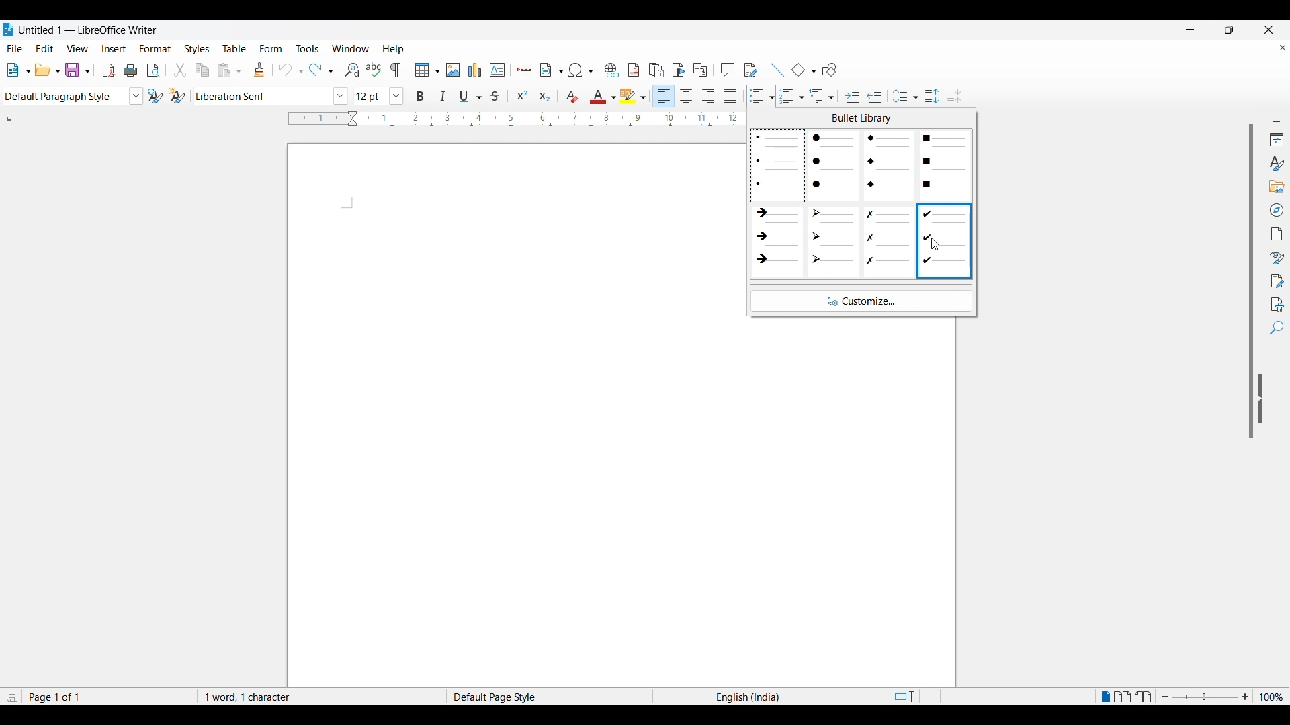 The height and width of the screenshot is (725, 1290). Describe the element at coordinates (906, 93) in the screenshot. I see `Selected line spacing` at that location.